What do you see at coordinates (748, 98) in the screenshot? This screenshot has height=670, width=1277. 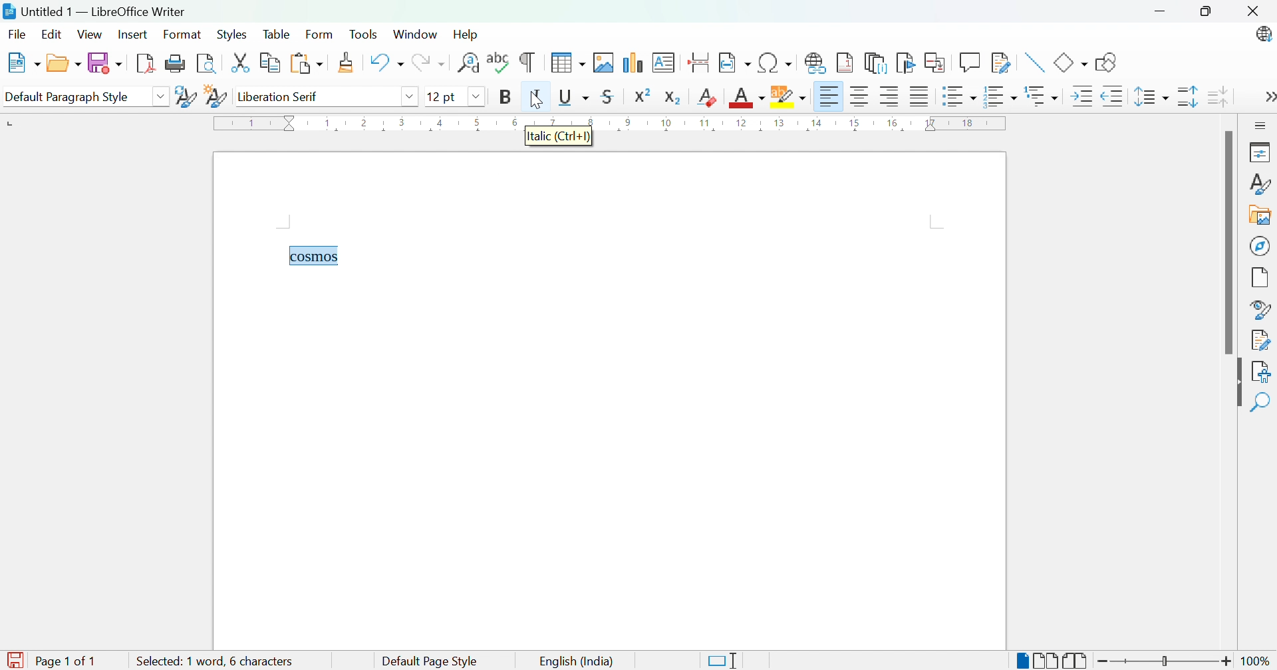 I see `Font color` at bounding box center [748, 98].